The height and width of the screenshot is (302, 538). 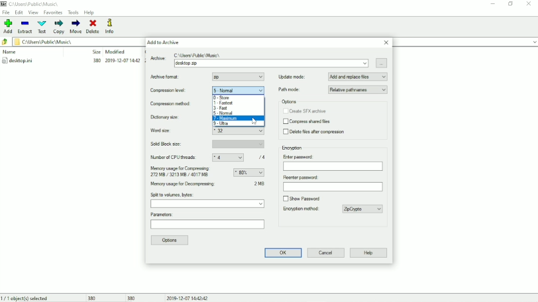 What do you see at coordinates (174, 118) in the screenshot?
I see `Dictionary size` at bounding box center [174, 118].